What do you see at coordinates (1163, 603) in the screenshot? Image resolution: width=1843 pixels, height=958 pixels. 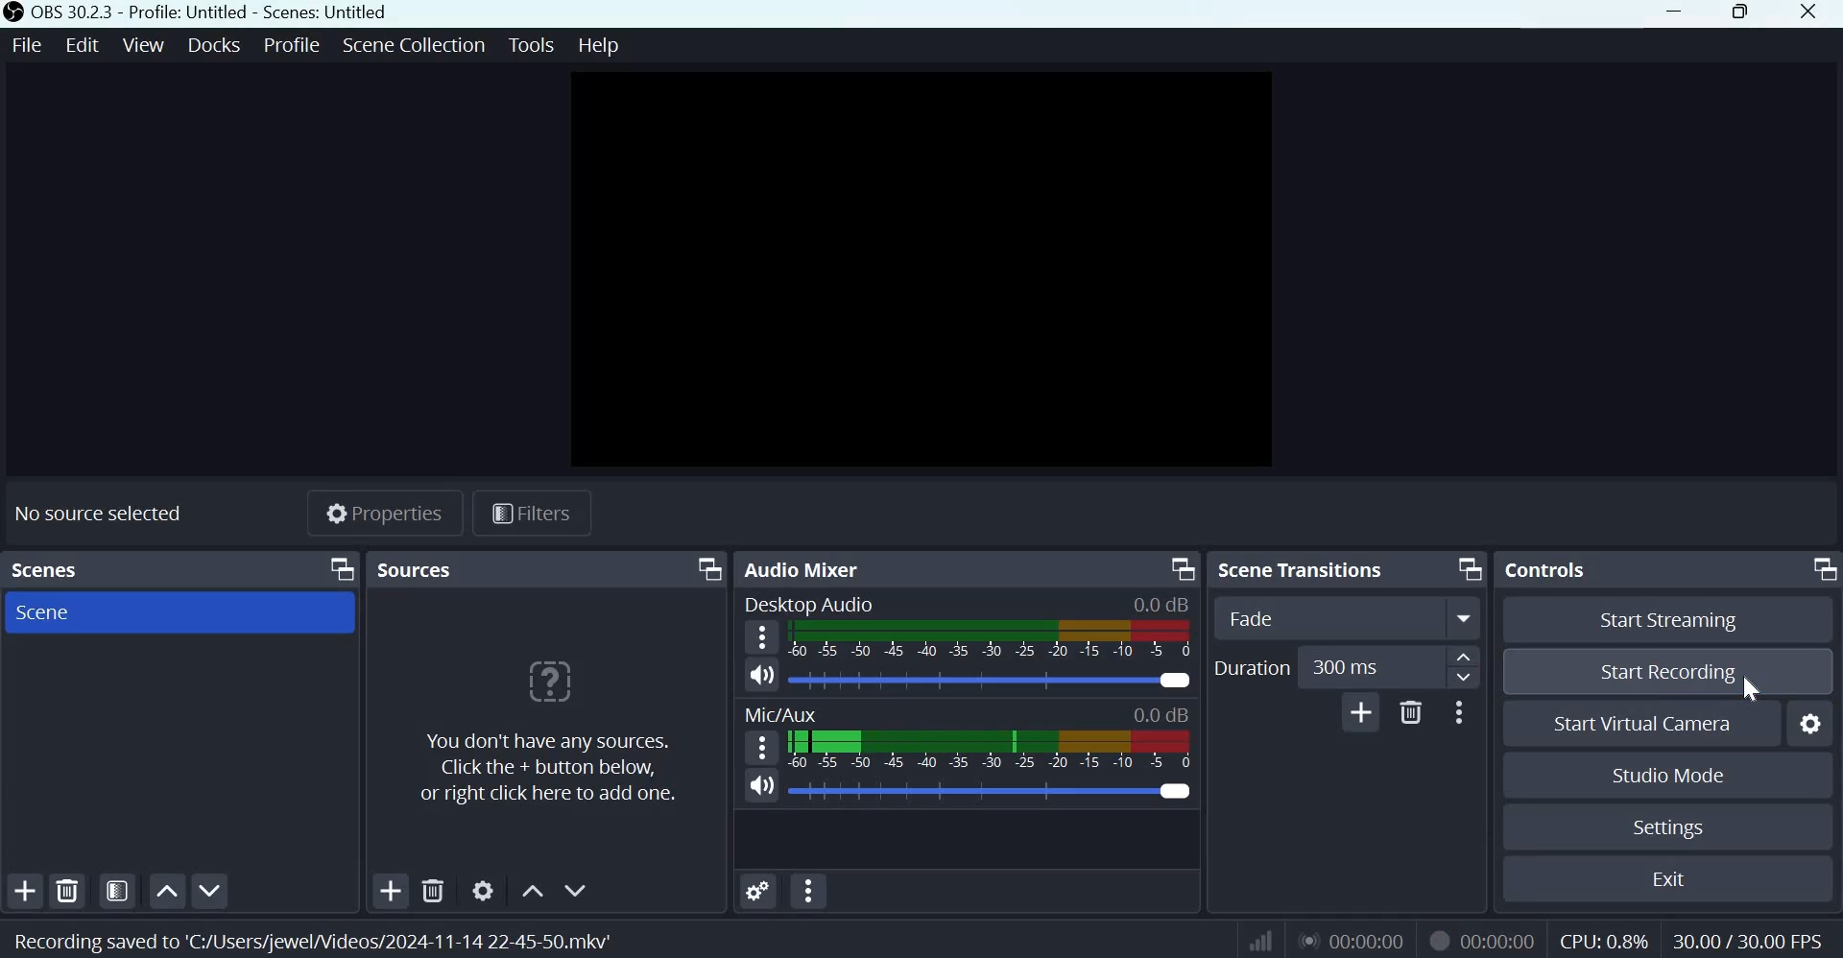 I see `0.0db` at bounding box center [1163, 603].